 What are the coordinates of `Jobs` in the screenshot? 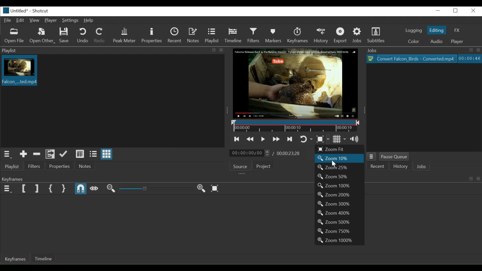 It's located at (421, 166).